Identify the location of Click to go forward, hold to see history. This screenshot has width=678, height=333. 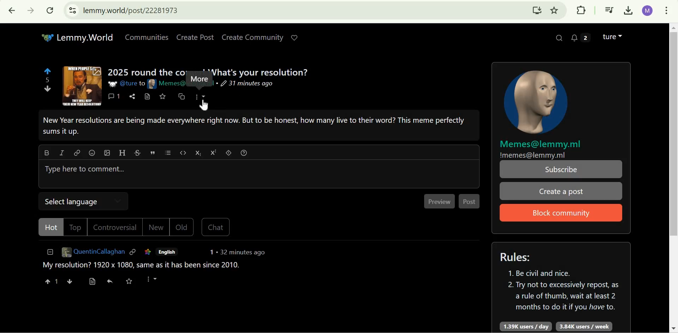
(31, 11).